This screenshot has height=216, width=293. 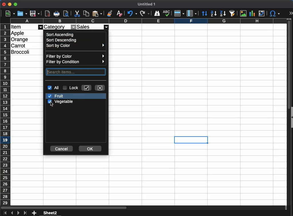 What do you see at coordinates (291, 117) in the screenshot?
I see `collapse` at bounding box center [291, 117].